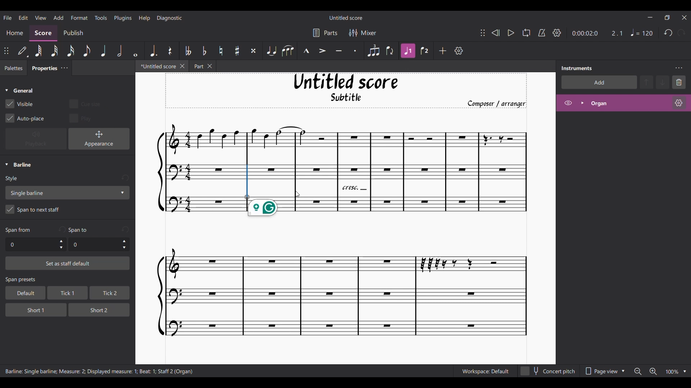 The width and height of the screenshot is (691, 388). I want to click on Add menu, so click(58, 17).